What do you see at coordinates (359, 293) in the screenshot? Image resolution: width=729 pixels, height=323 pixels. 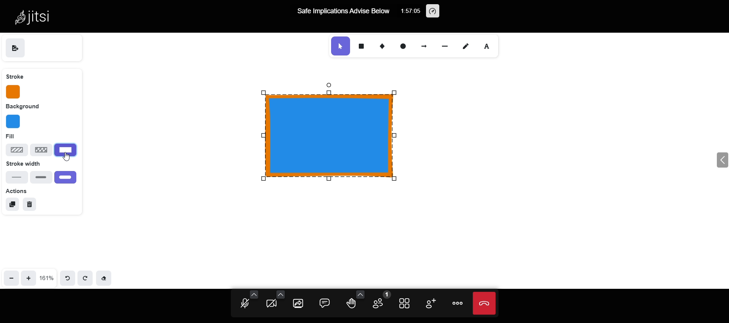 I see `more reactions` at bounding box center [359, 293].